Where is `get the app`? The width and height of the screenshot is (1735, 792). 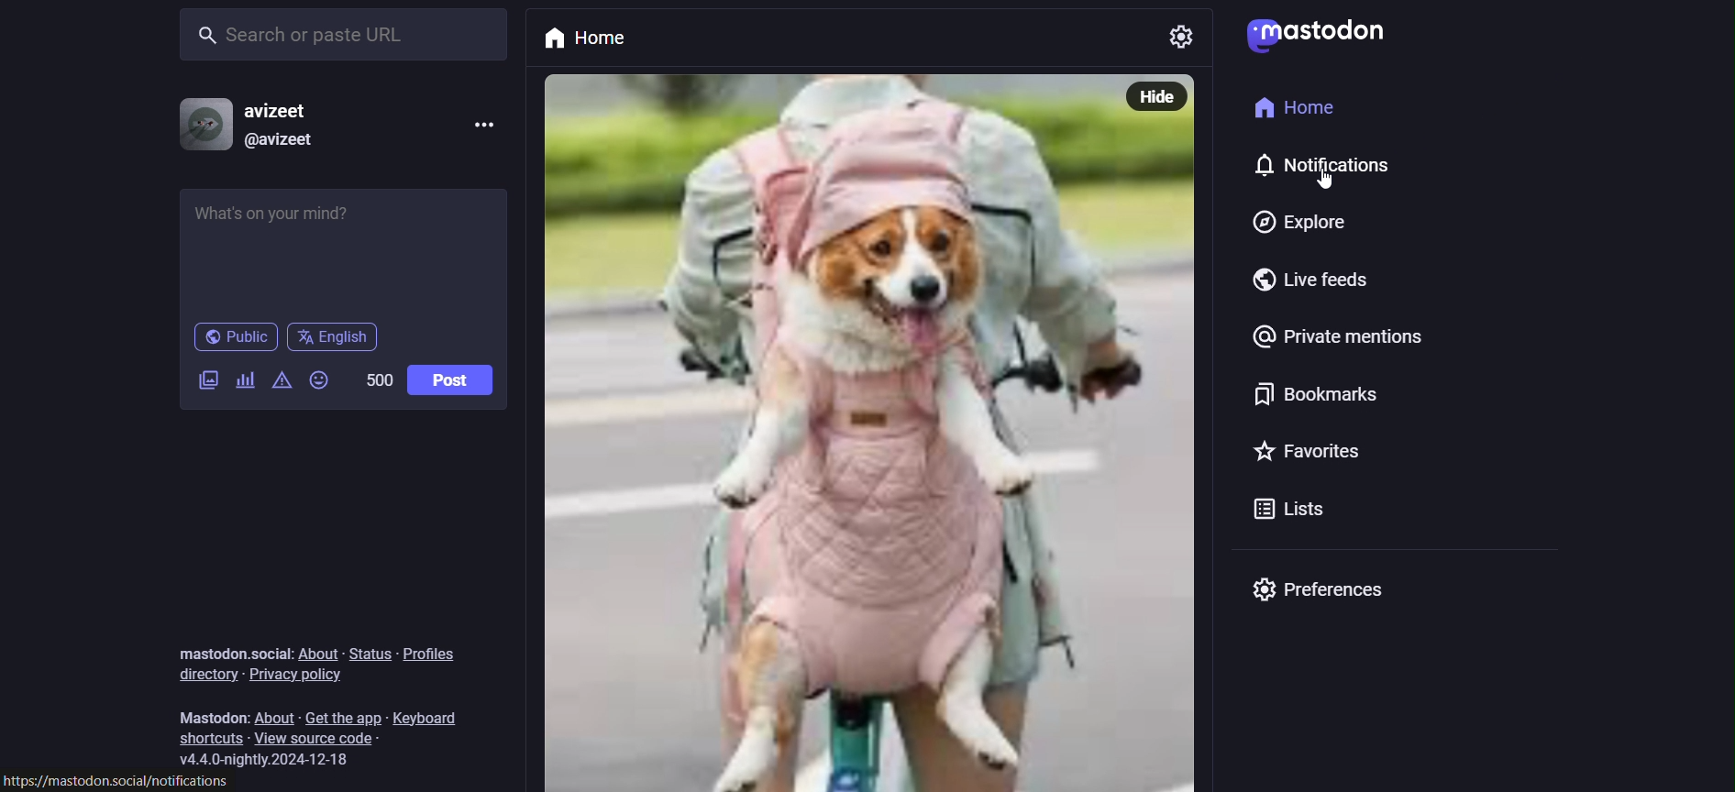
get the app is located at coordinates (342, 716).